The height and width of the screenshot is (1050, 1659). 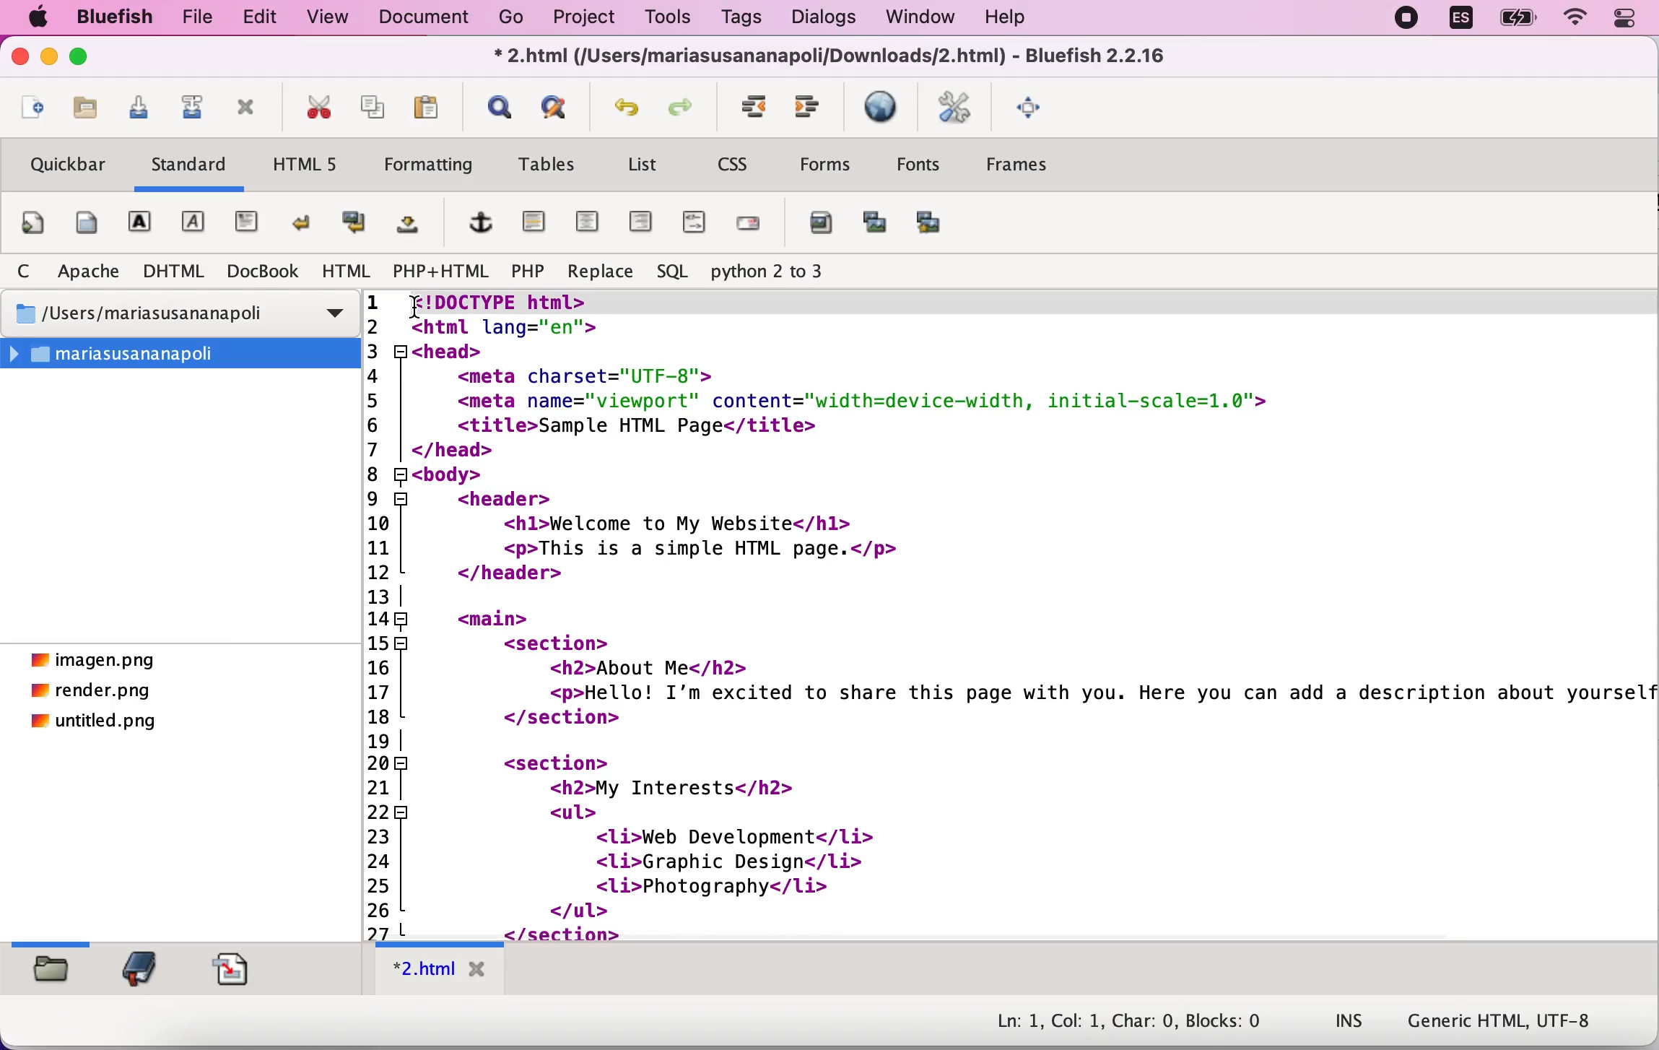 I want to click on fonts, so click(x=919, y=168).